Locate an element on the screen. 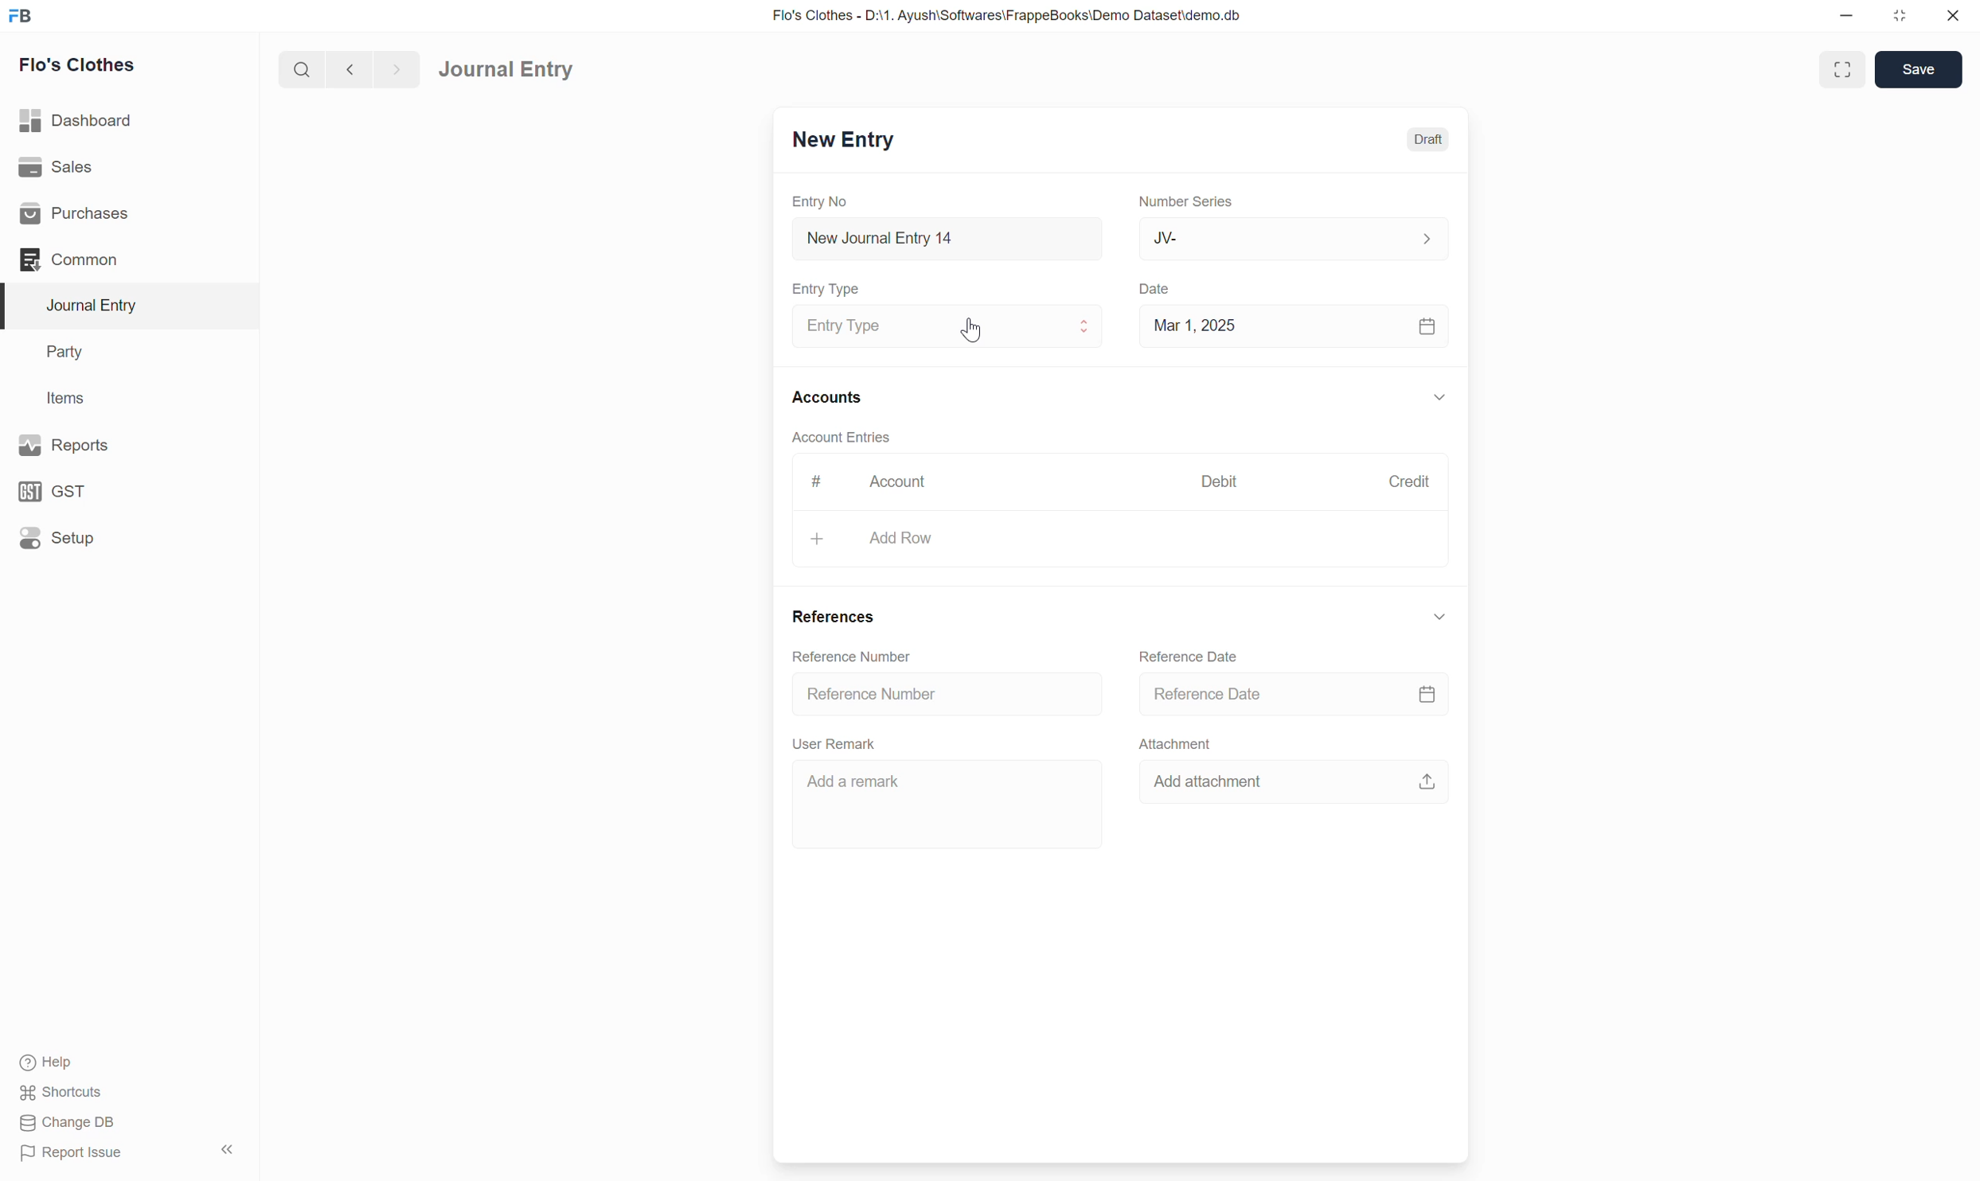 This screenshot has width=1980, height=1181. Accounts is located at coordinates (830, 398).